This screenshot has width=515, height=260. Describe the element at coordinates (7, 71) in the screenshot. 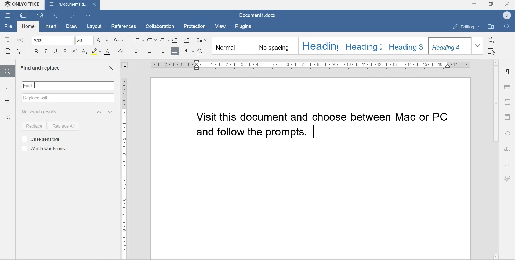

I see `Find` at that location.